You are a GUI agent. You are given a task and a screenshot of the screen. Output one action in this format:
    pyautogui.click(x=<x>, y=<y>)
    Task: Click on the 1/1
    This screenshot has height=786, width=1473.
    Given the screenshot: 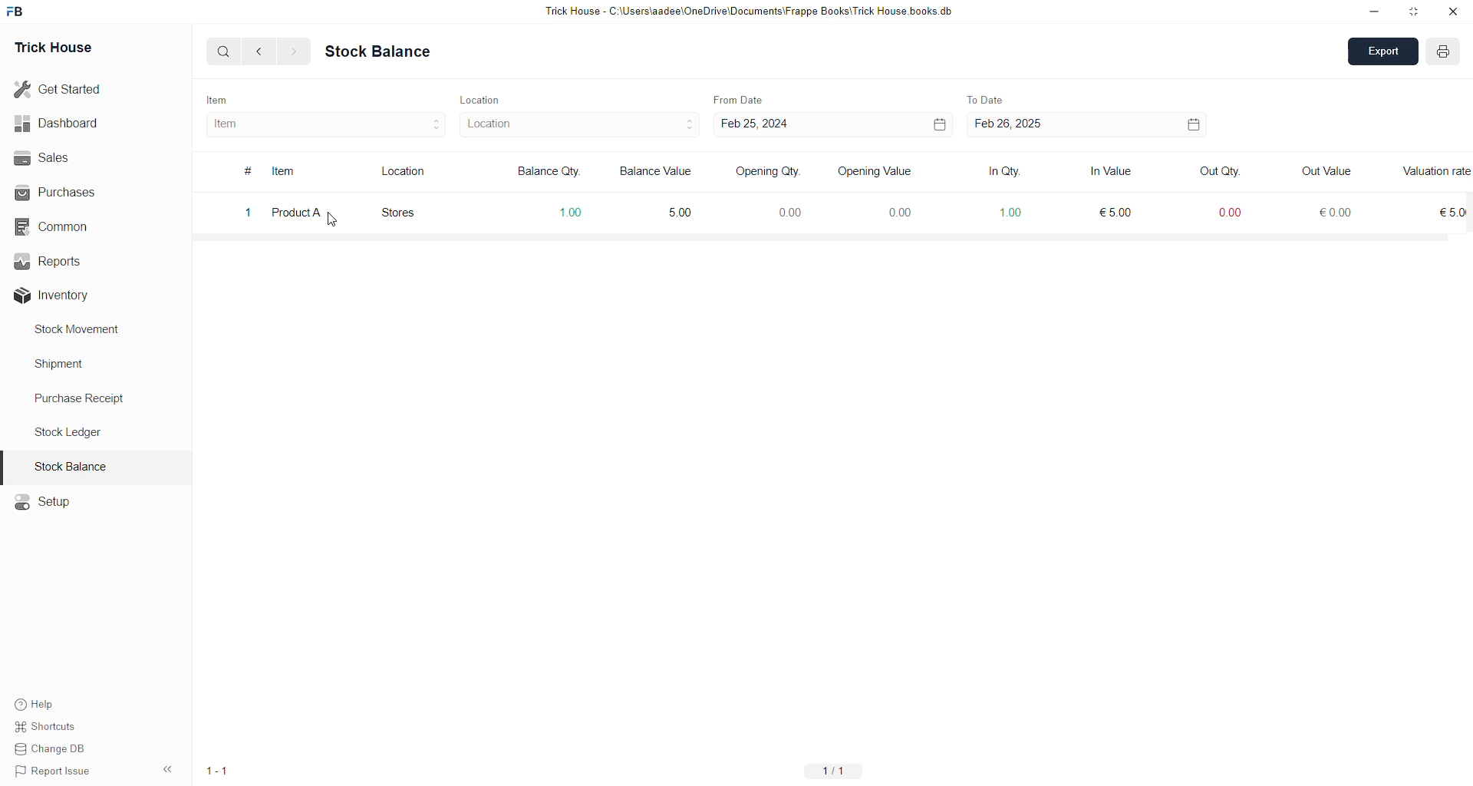 What is the action you would take?
    pyautogui.click(x=221, y=769)
    